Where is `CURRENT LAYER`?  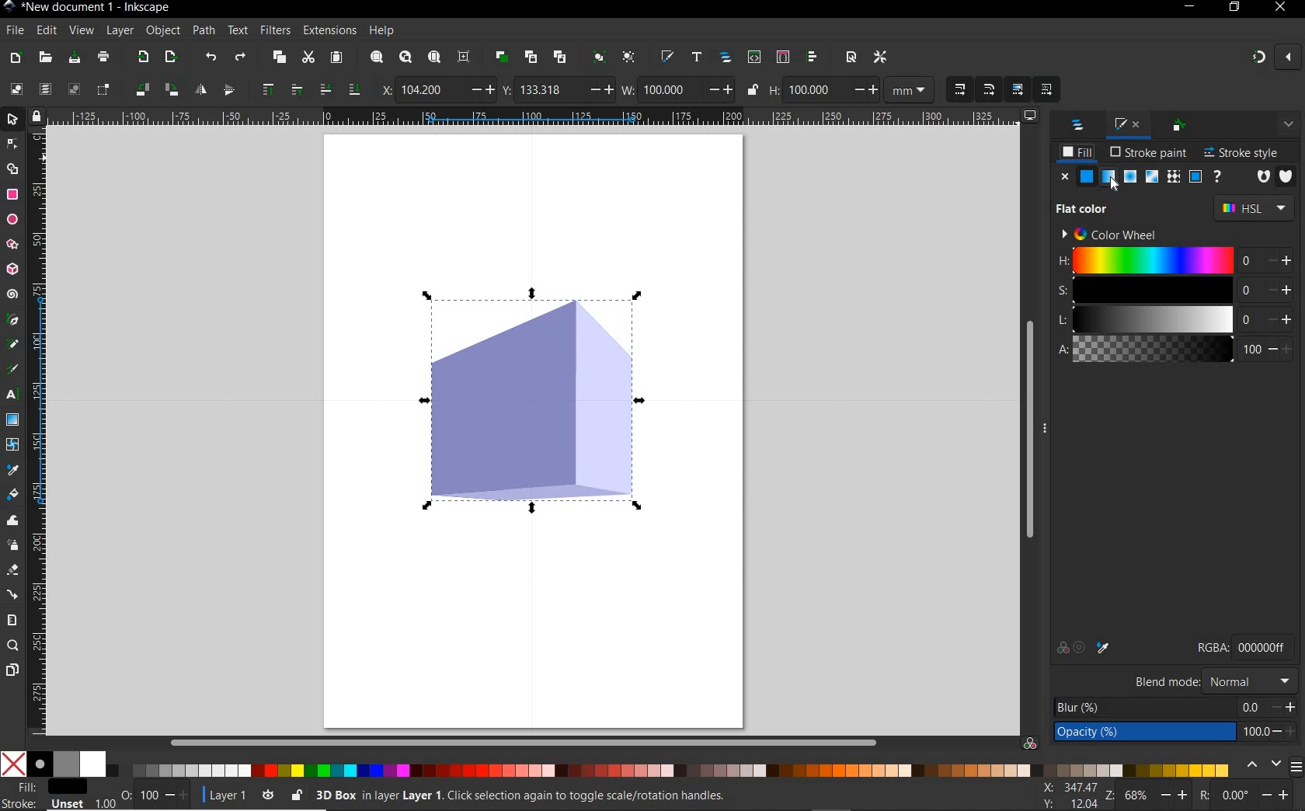
CURRENT LAYER is located at coordinates (219, 795).